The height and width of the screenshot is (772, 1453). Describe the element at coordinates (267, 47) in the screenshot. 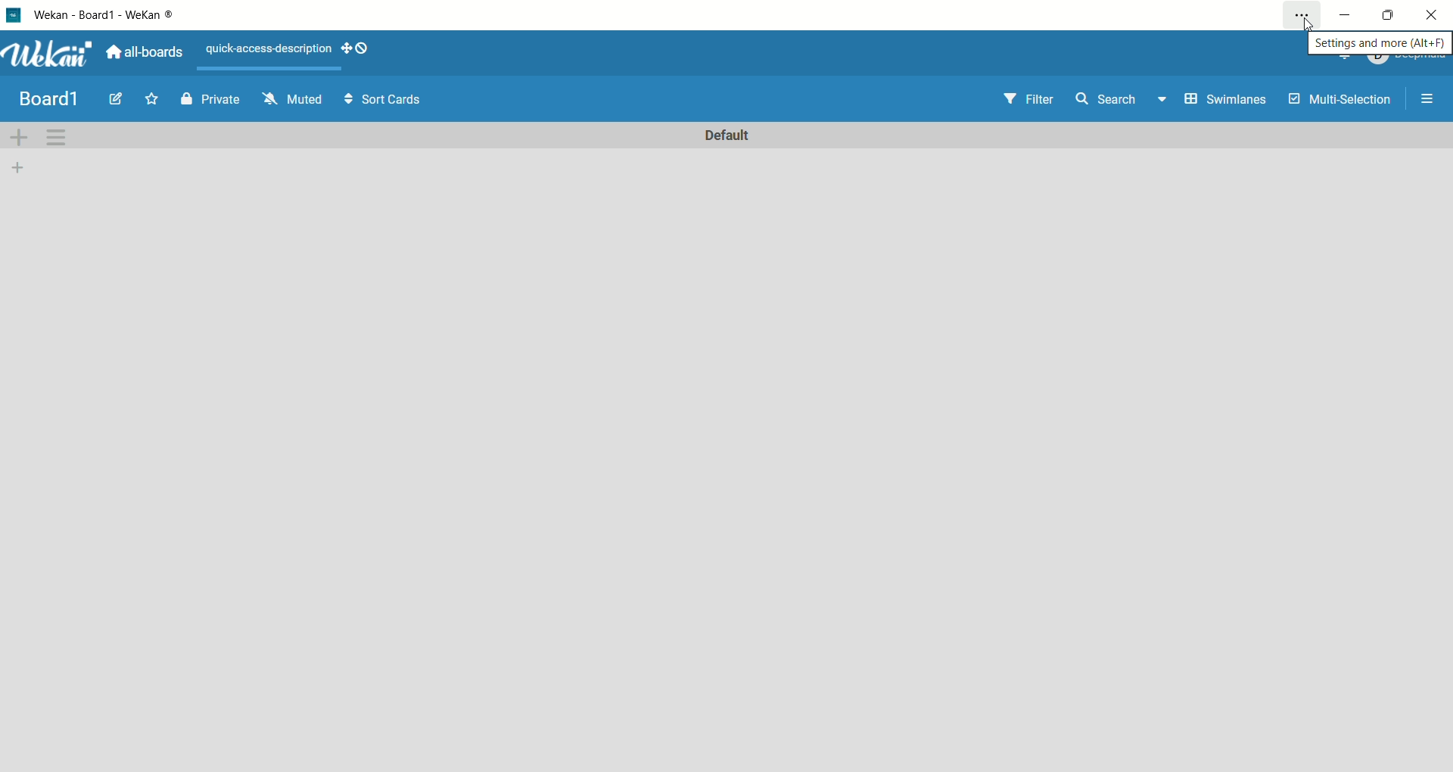

I see `text` at that location.